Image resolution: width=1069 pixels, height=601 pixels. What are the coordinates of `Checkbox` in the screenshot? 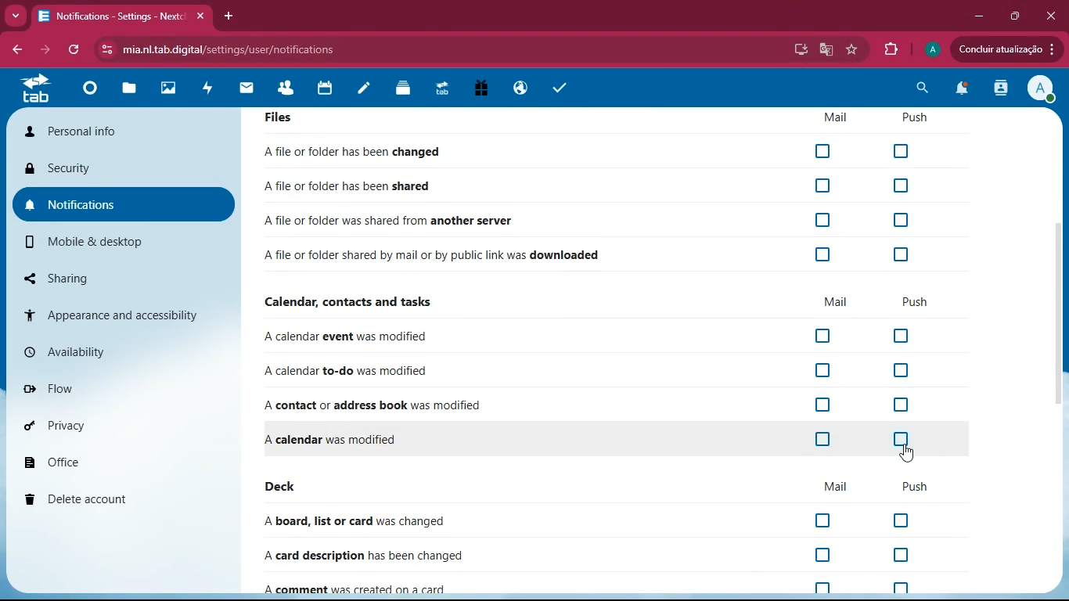 It's located at (822, 151).